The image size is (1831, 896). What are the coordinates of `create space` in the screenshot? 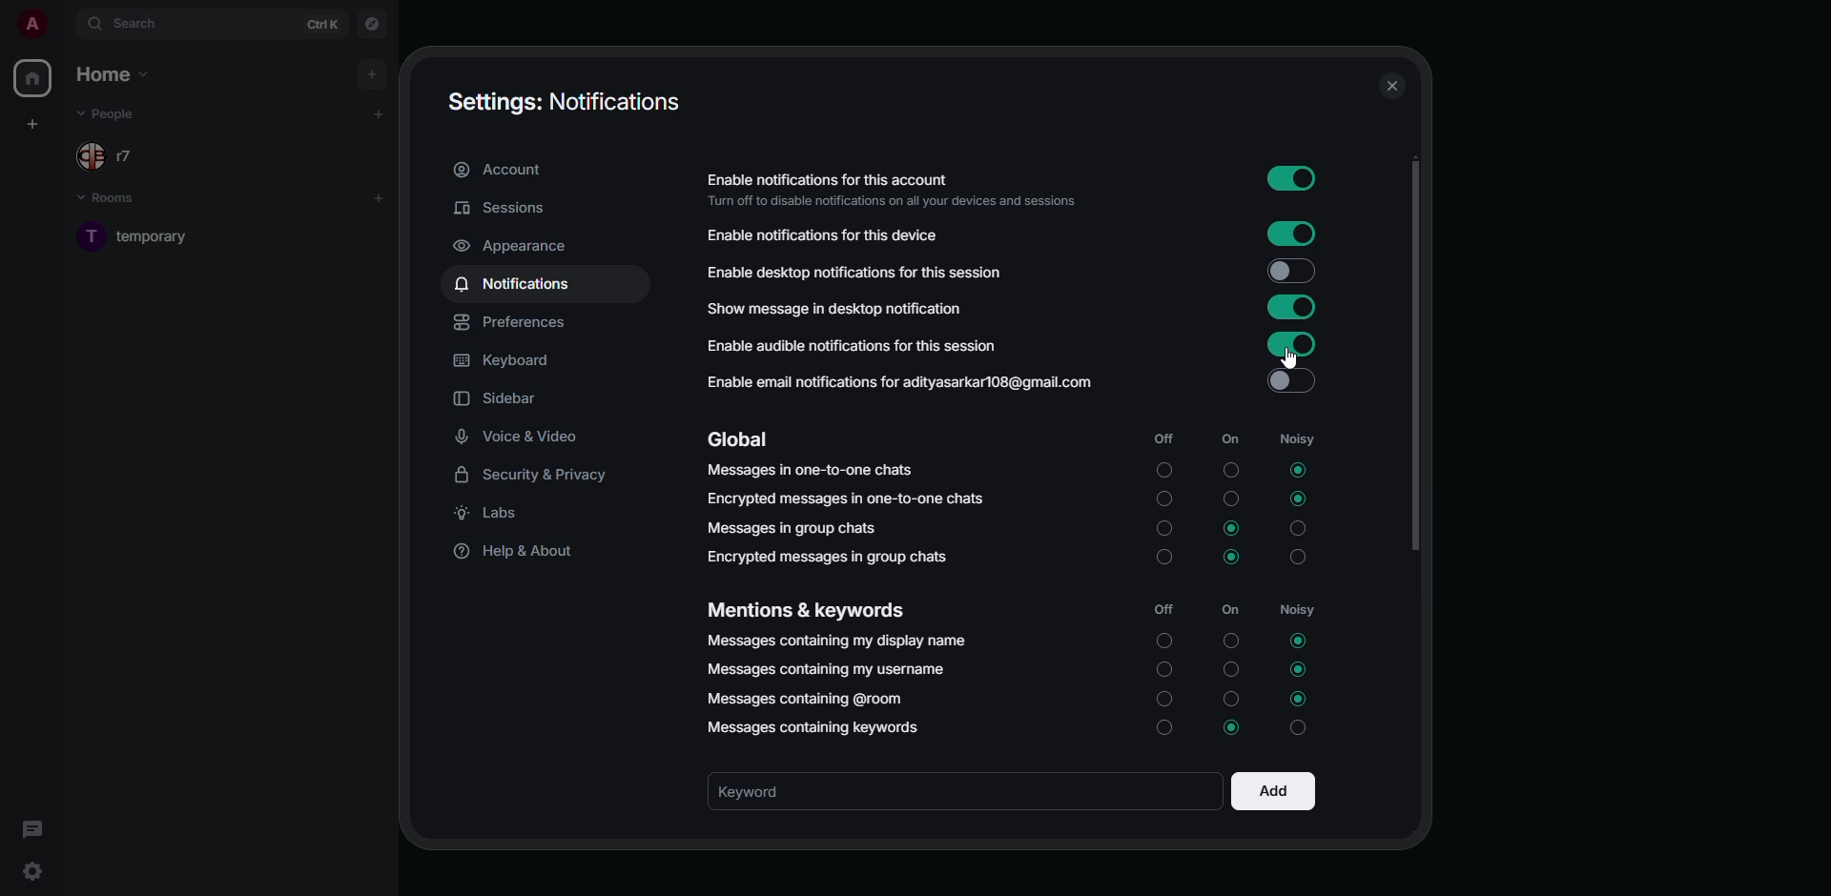 It's located at (32, 125).